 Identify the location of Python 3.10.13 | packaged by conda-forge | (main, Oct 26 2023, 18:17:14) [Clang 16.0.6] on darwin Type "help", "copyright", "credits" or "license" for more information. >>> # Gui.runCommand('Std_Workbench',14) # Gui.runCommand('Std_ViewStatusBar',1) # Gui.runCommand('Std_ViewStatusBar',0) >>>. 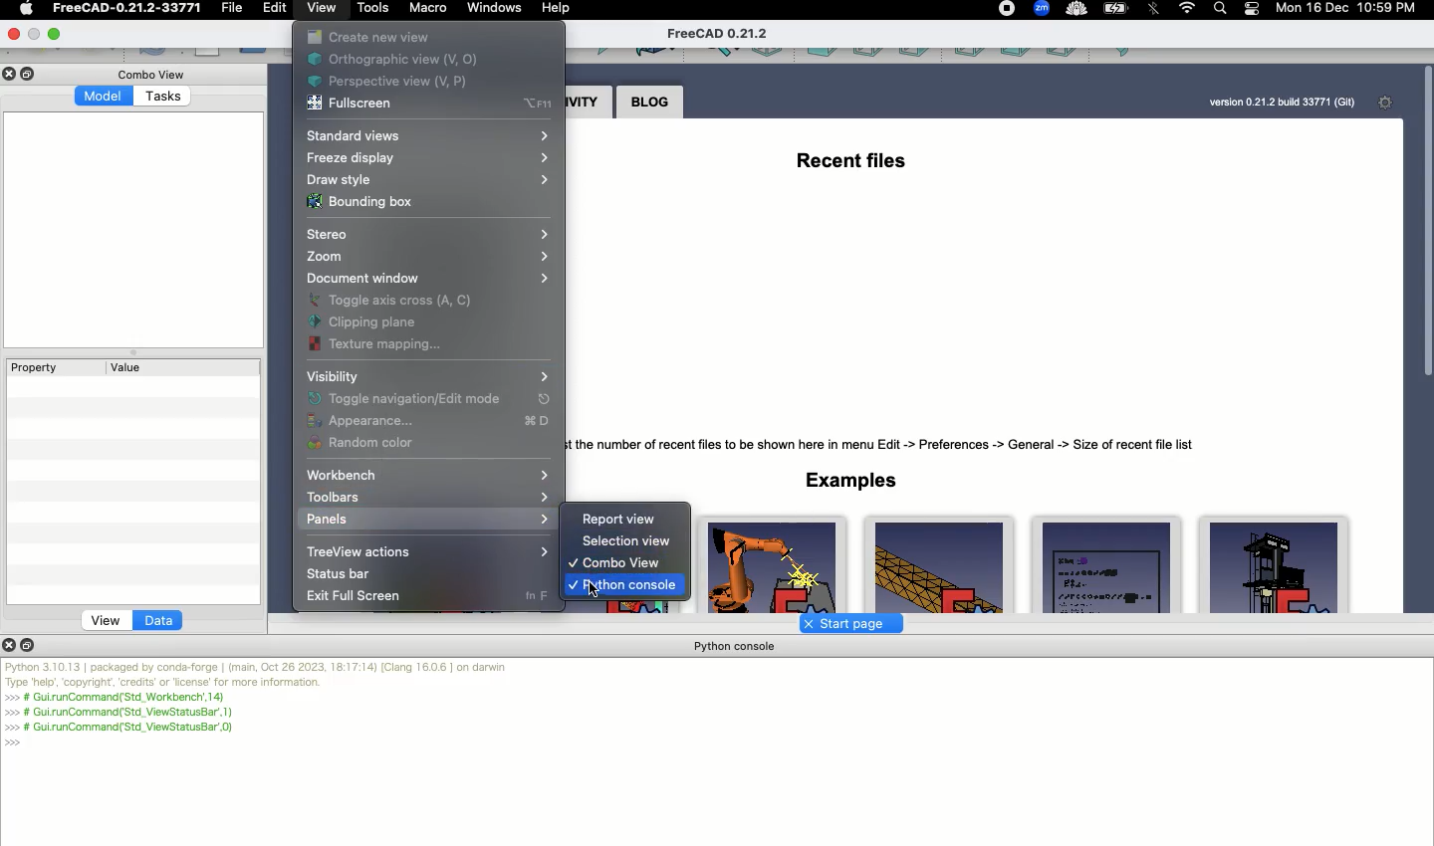
(259, 705).